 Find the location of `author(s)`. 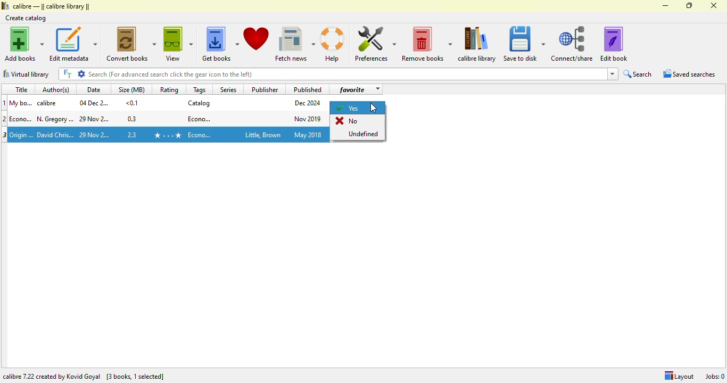

author(s) is located at coordinates (57, 89).